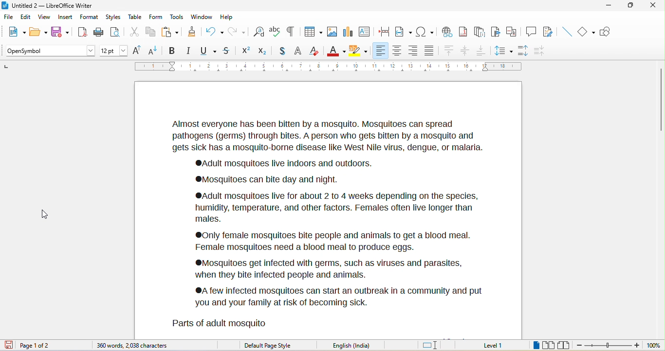  Describe the element at coordinates (465, 51) in the screenshot. I see `center vertically` at that location.